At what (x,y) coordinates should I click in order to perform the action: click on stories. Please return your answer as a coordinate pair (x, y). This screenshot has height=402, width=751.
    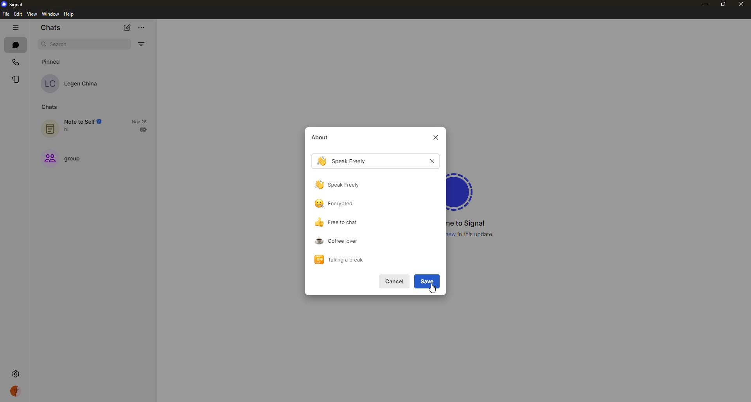
    Looking at the image, I should click on (16, 79).